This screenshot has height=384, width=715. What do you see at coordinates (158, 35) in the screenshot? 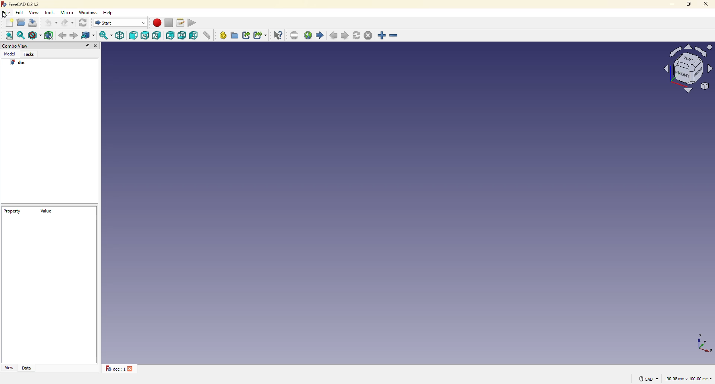
I see `right` at bounding box center [158, 35].